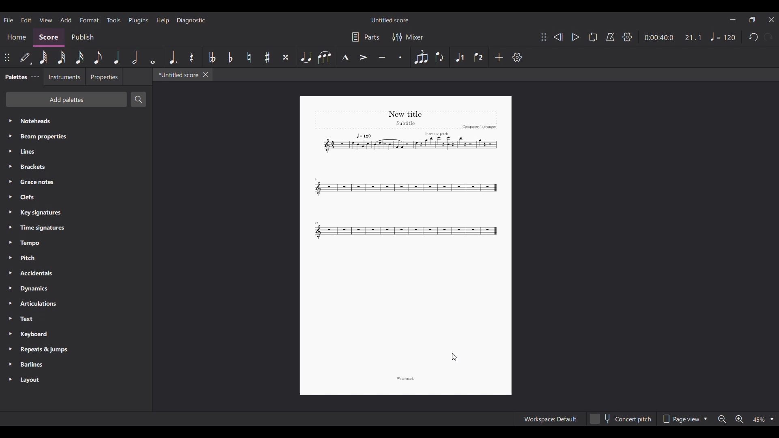 This screenshot has width=779, height=438. I want to click on Format menu , so click(90, 20).